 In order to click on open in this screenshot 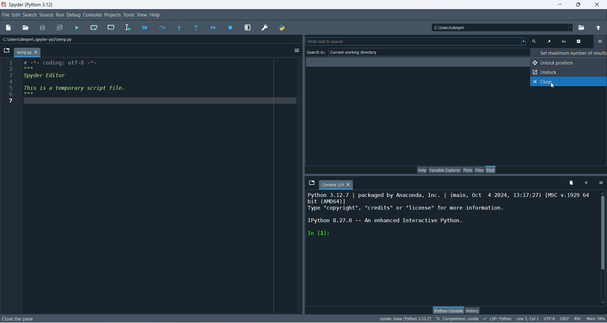, I will do `click(26, 28)`.